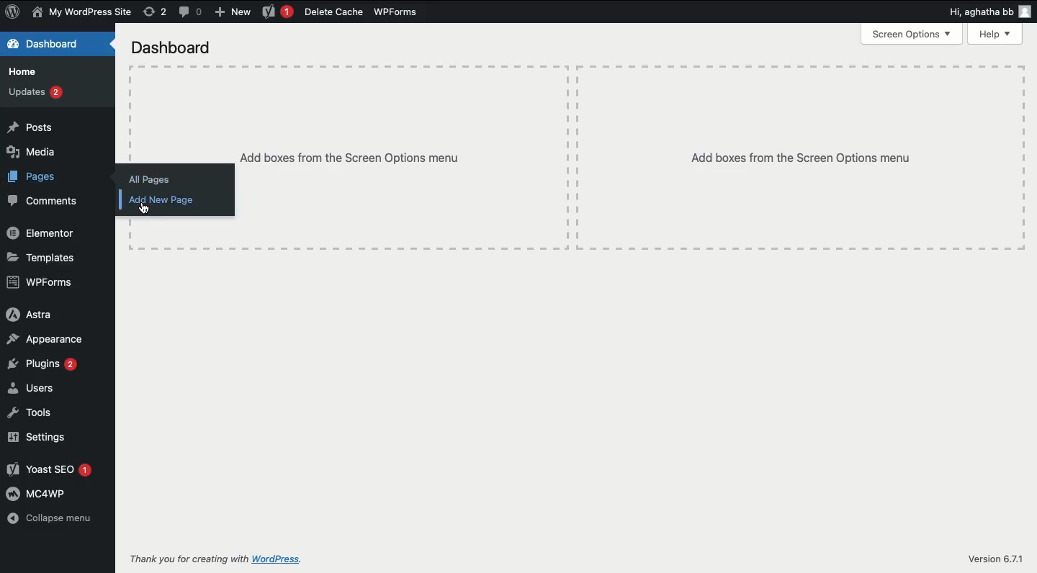  Describe the element at coordinates (993, 11) in the screenshot. I see `Hi, agatha bb` at that location.